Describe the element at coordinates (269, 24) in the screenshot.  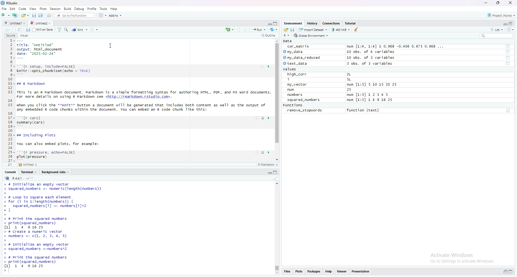
I see `minimize` at that location.